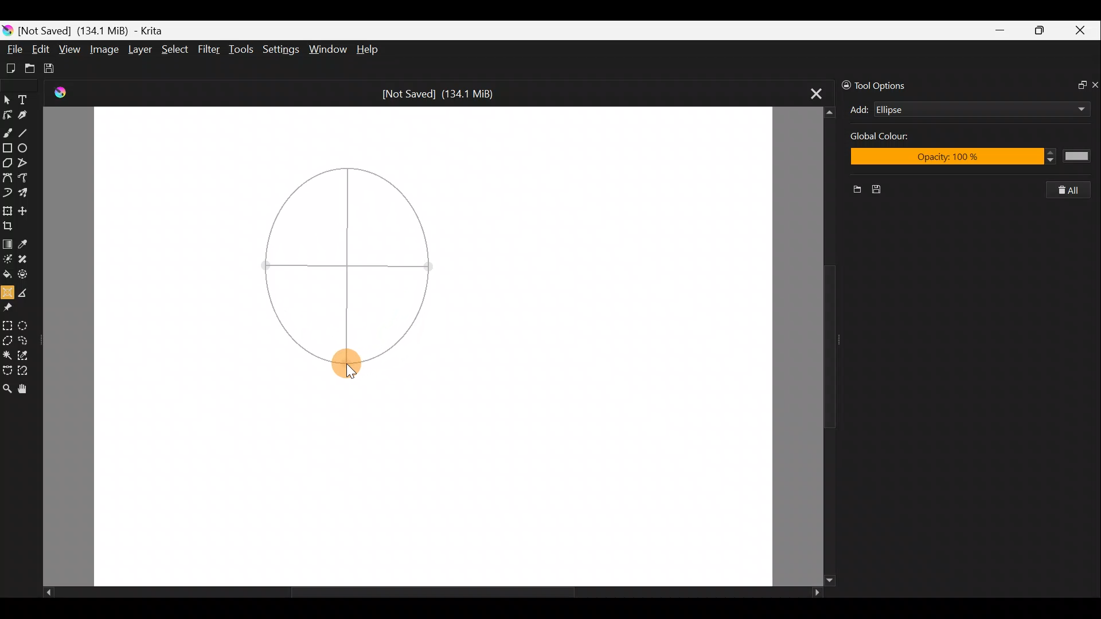 Image resolution: width=1101 pixels, height=619 pixels. What do you see at coordinates (25, 97) in the screenshot?
I see `Text tool` at bounding box center [25, 97].